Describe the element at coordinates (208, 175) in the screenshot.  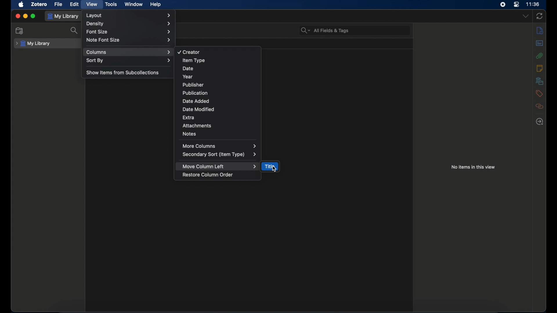
I see `restore column order` at that location.